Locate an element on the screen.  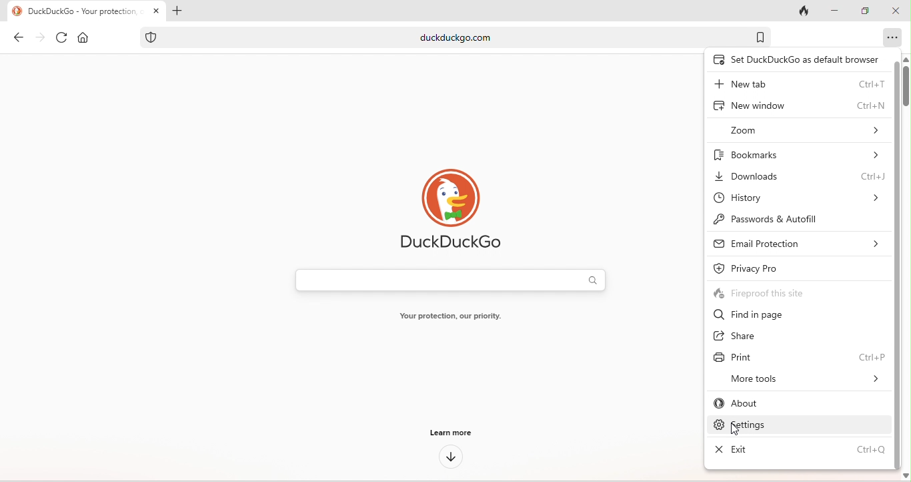
share  is located at coordinates (768, 334).